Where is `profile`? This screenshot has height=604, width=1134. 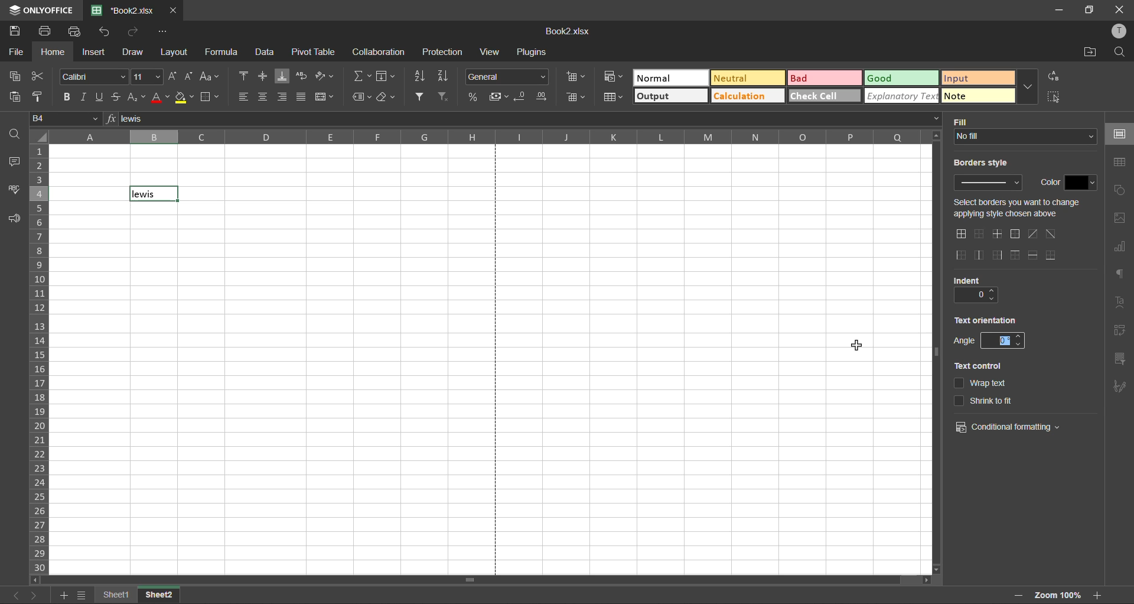
profile is located at coordinates (1117, 31).